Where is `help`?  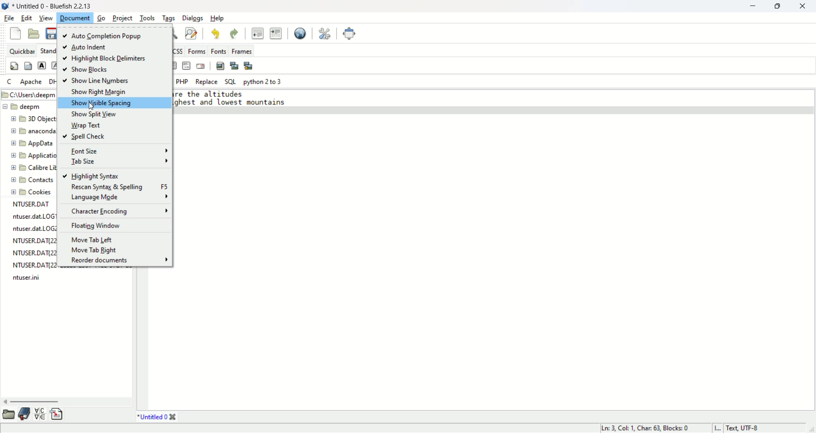 help is located at coordinates (217, 19).